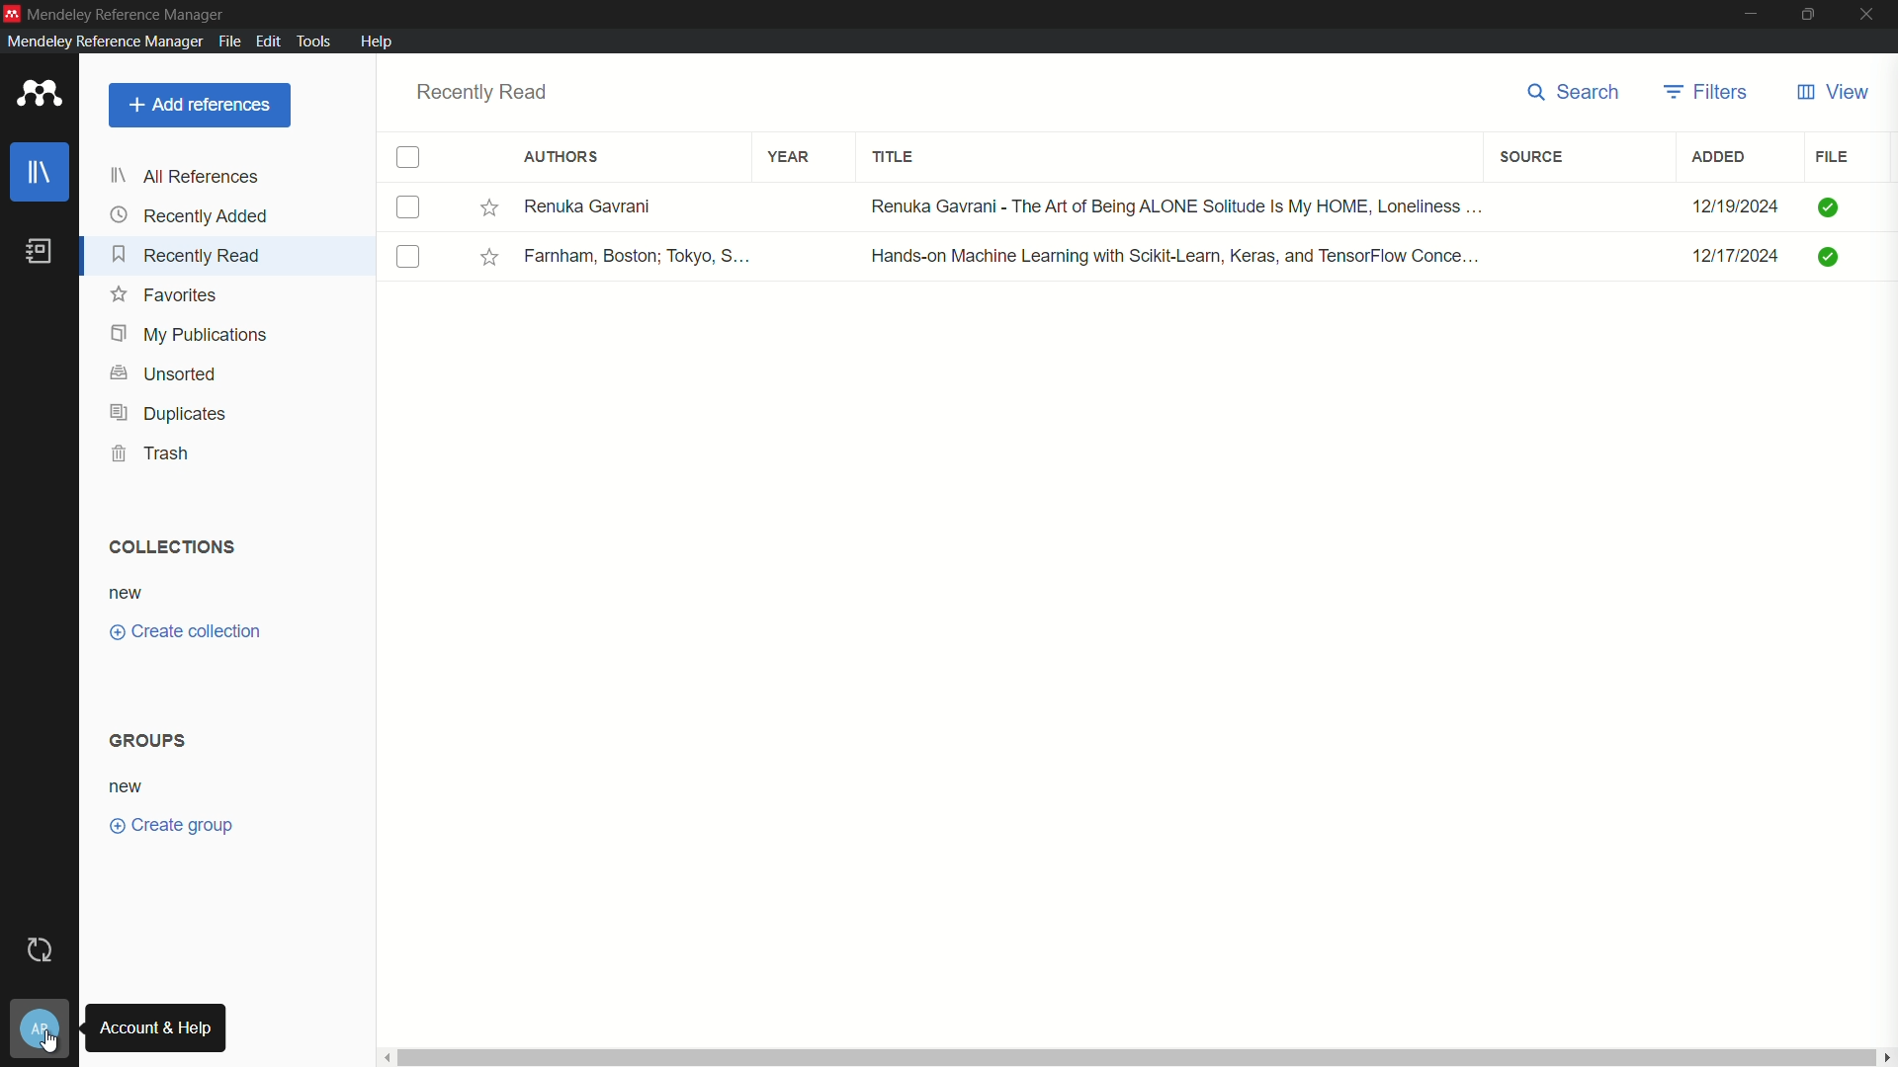  What do you see at coordinates (1532, 158) in the screenshot?
I see `filters` at bounding box center [1532, 158].